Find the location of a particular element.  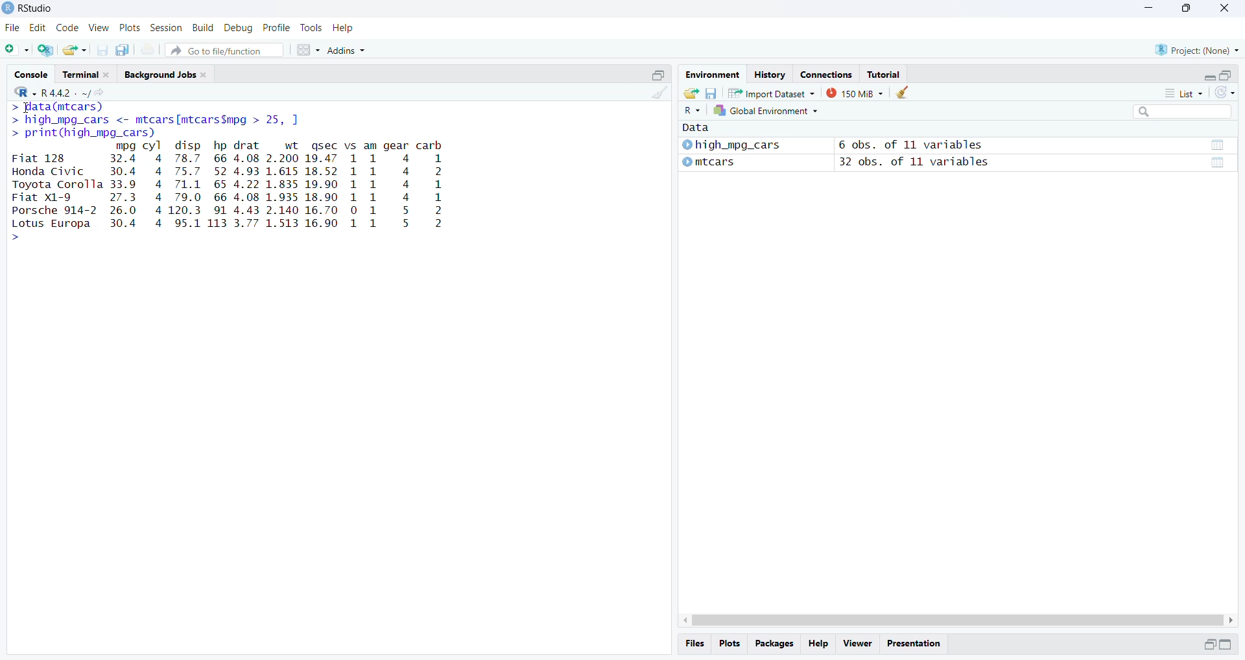

data is located at coordinates (1216, 145).